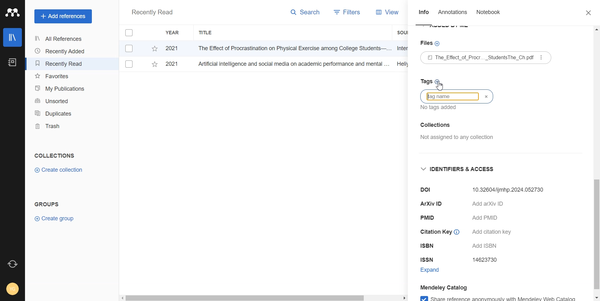 This screenshot has height=301, width=600. Describe the element at coordinates (585, 13) in the screenshot. I see `Close ` at that location.